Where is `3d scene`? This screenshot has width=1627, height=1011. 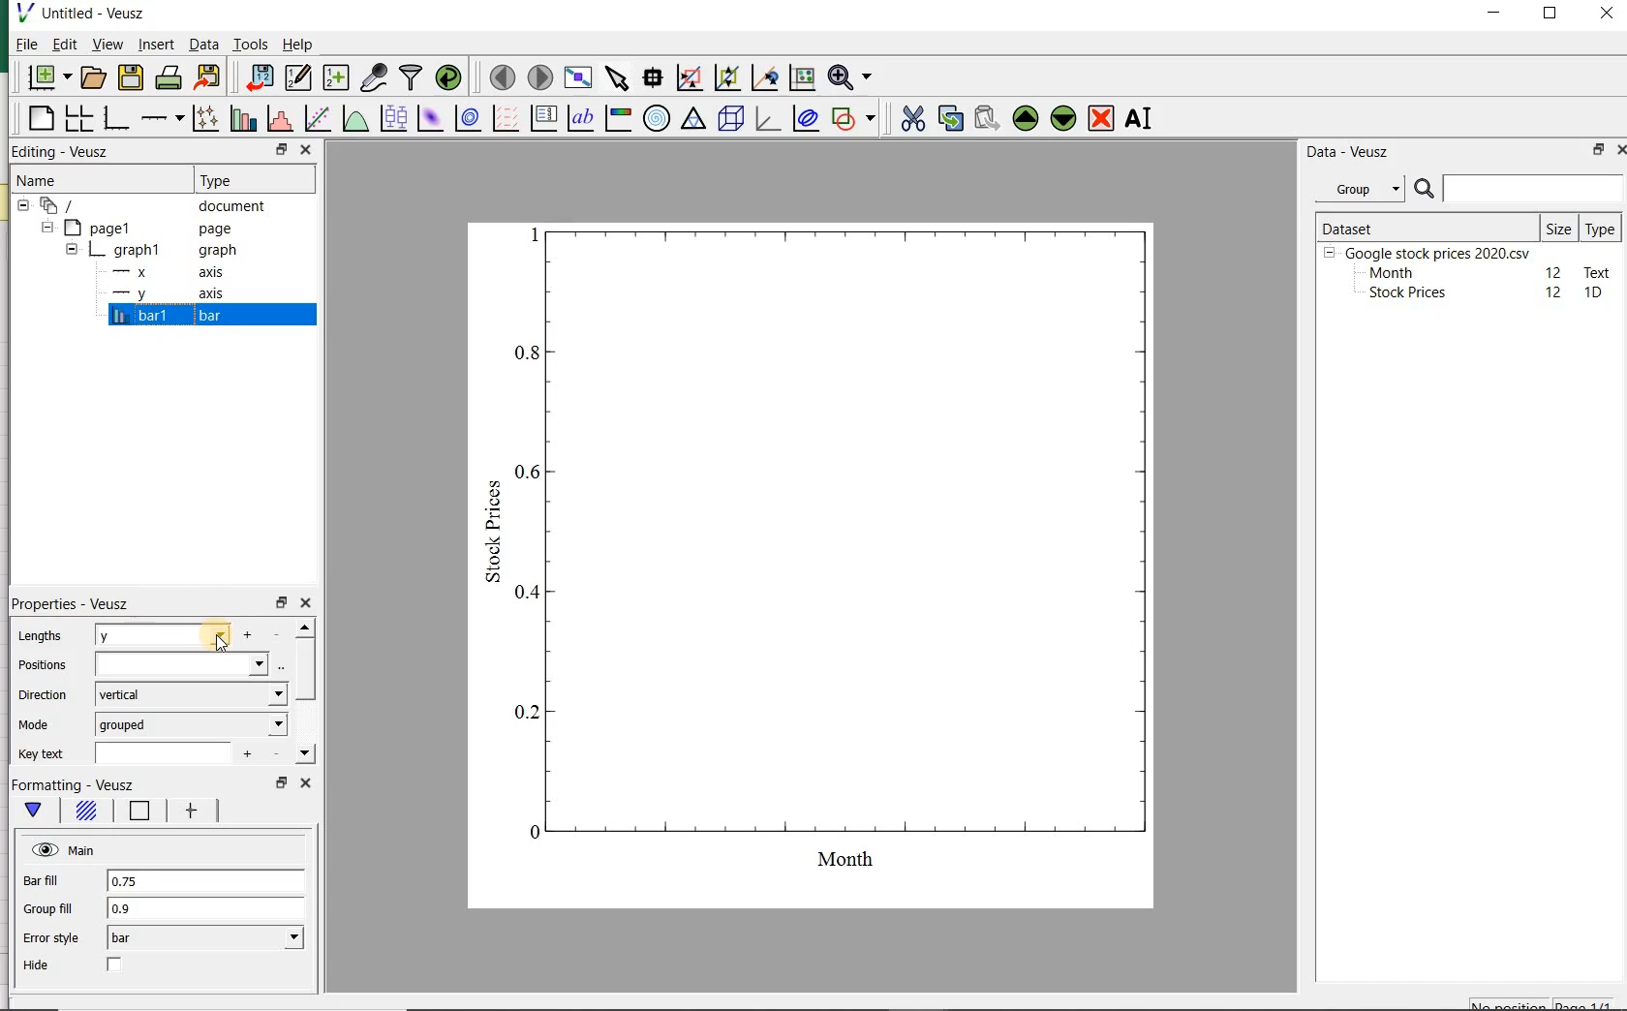
3d scene is located at coordinates (731, 120).